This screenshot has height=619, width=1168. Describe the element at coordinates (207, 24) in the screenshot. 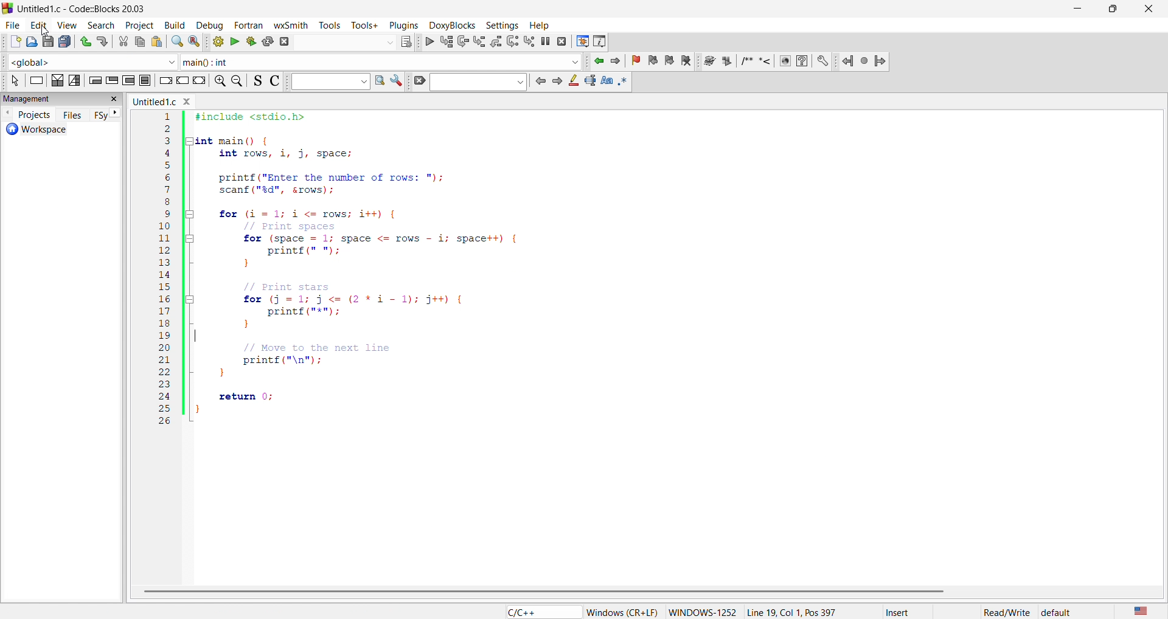

I see `debug` at that location.